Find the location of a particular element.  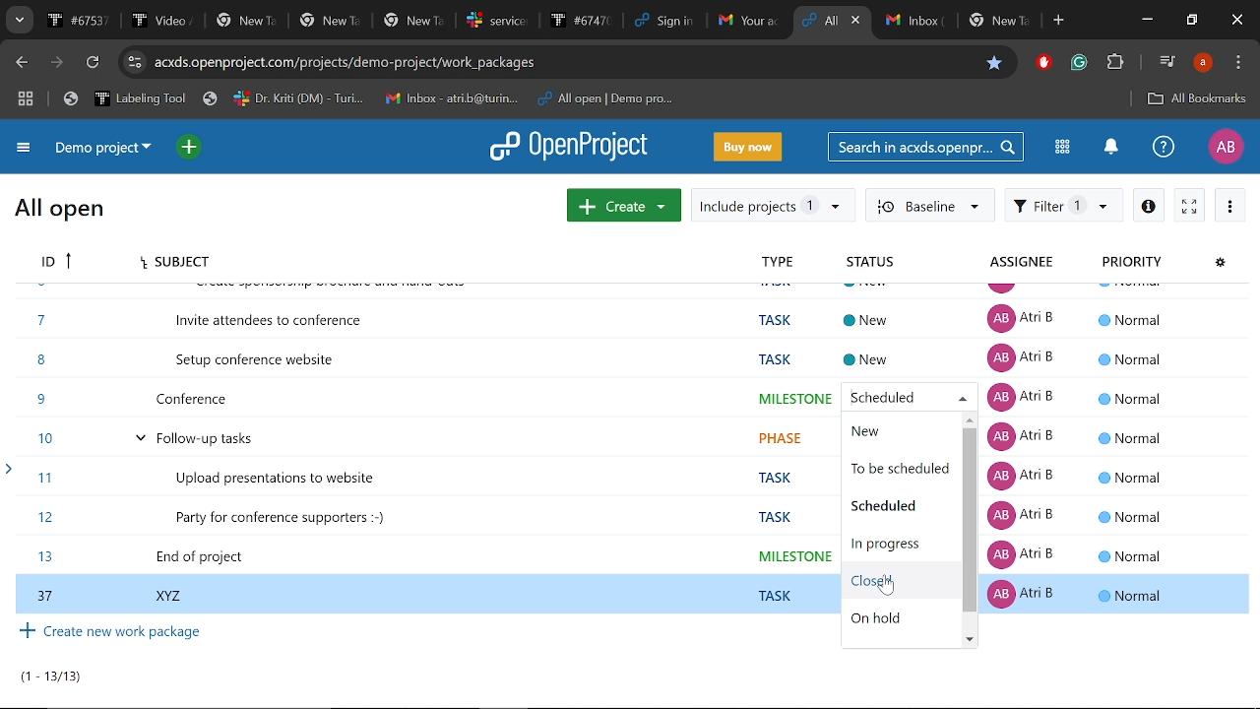

Search tabs is located at coordinates (18, 20).